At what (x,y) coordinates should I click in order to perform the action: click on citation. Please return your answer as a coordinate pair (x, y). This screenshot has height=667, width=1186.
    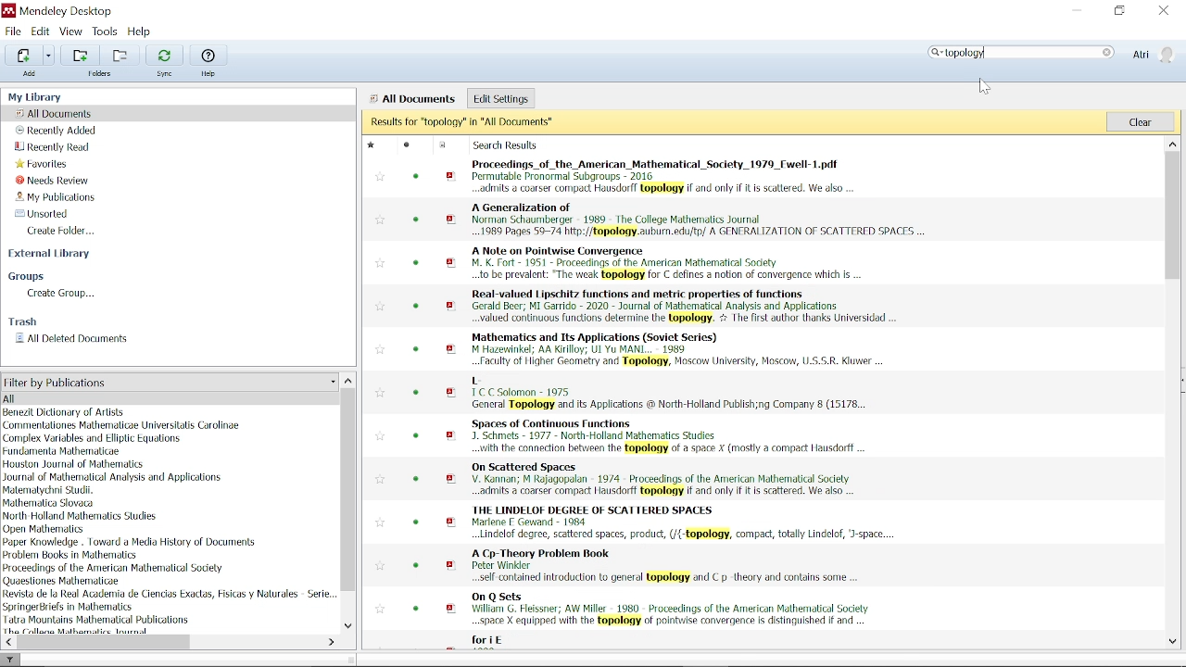
    Looking at the image, I should click on (497, 641).